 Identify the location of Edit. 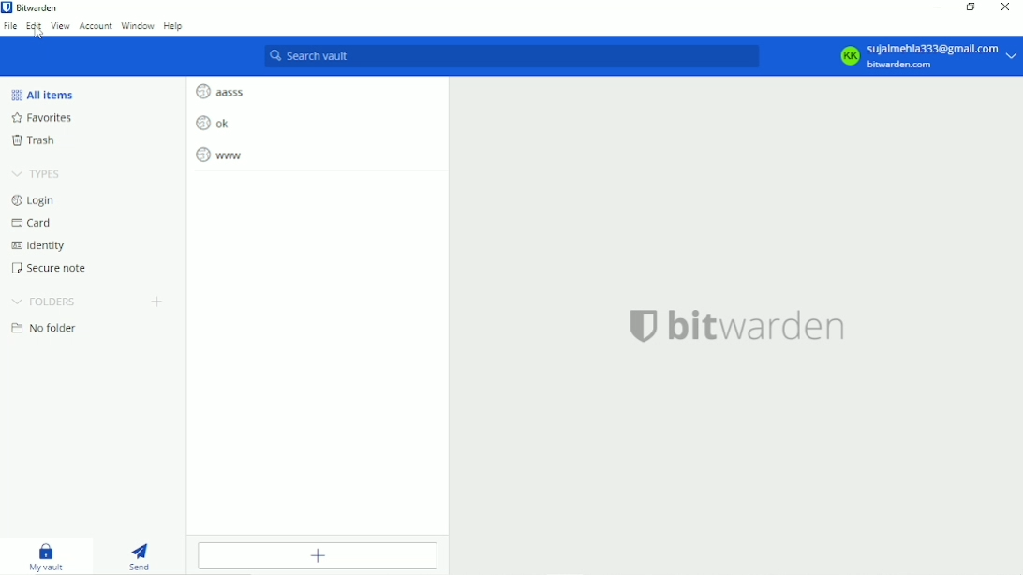
(32, 26).